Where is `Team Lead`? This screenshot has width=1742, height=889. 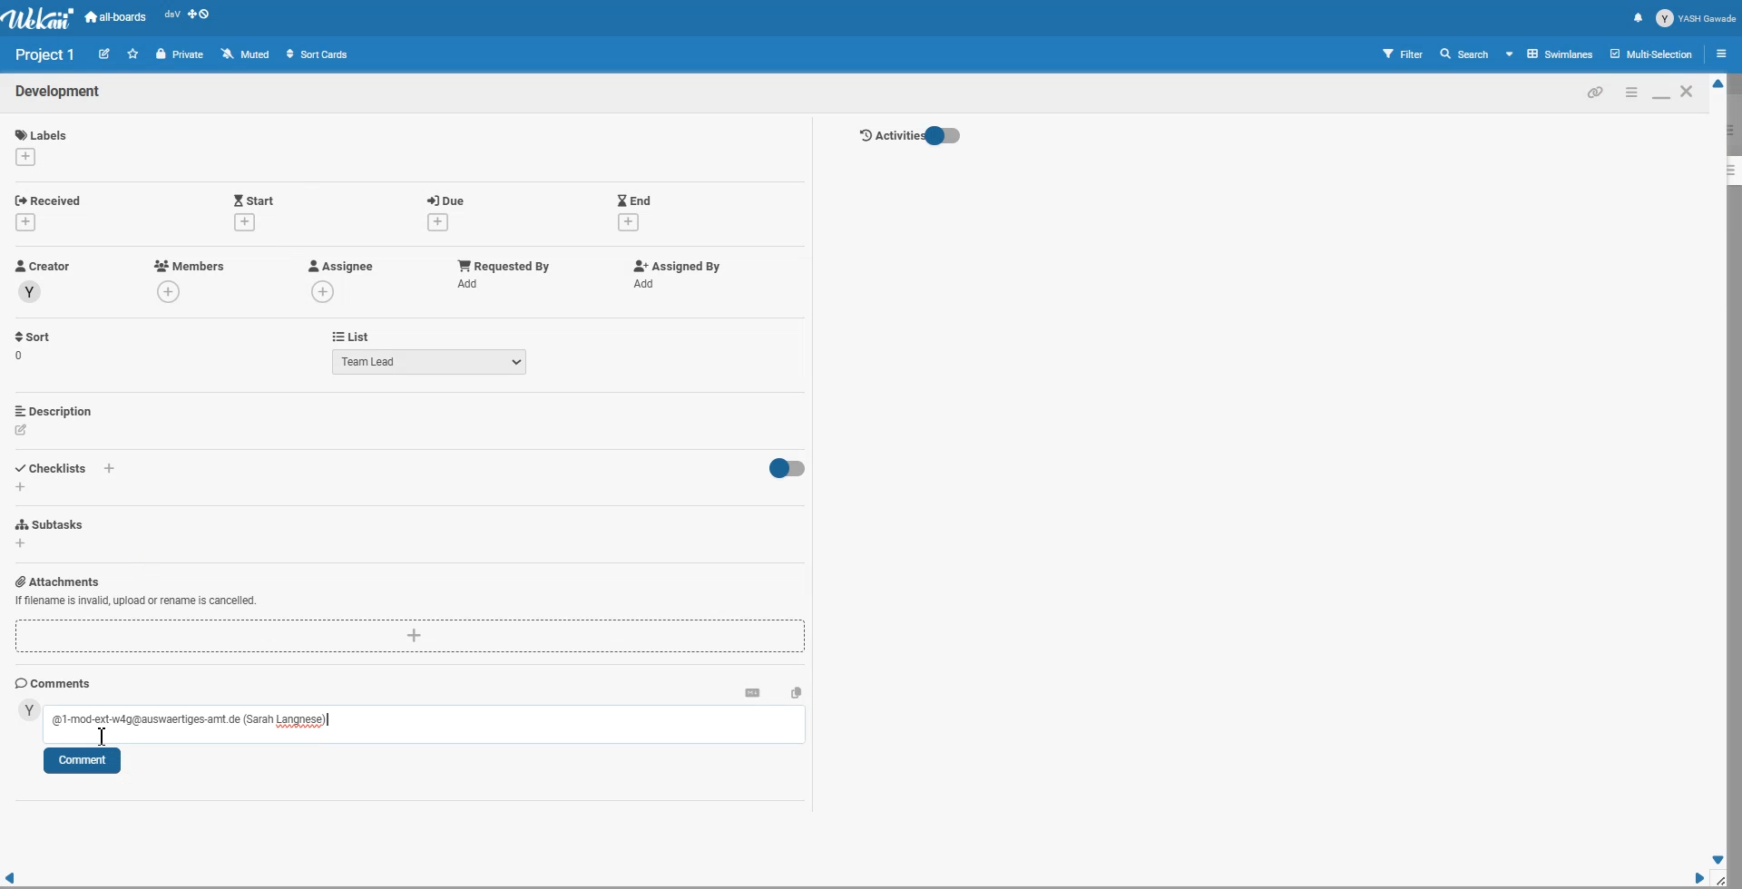
Team Lead is located at coordinates (430, 361).